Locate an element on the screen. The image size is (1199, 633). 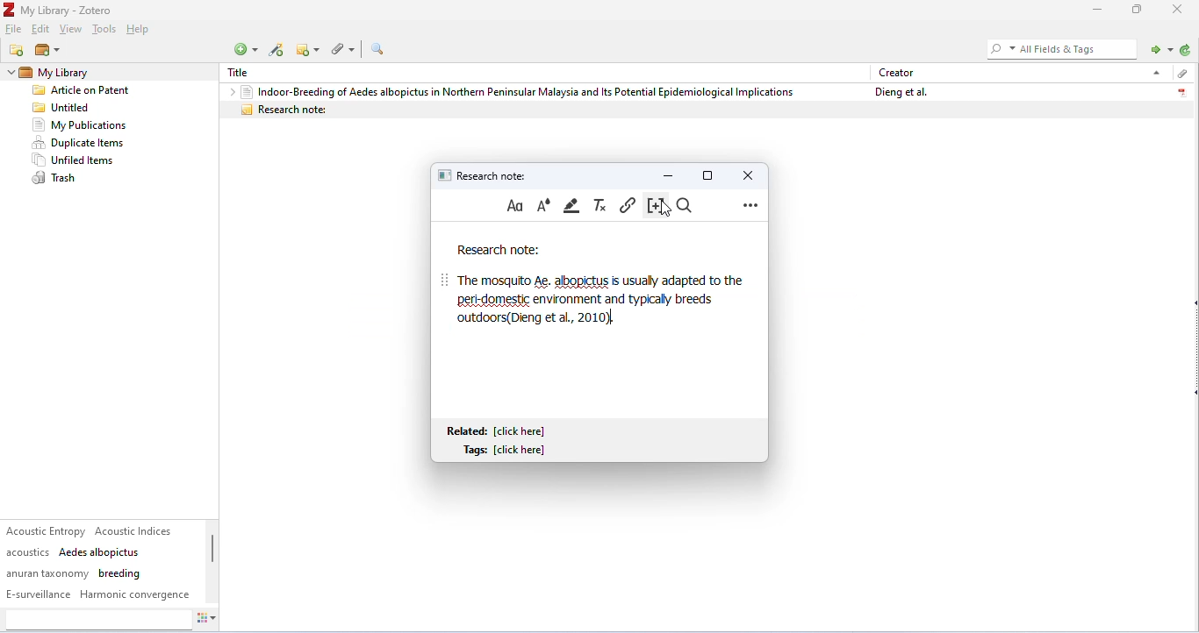
file is located at coordinates (15, 30).